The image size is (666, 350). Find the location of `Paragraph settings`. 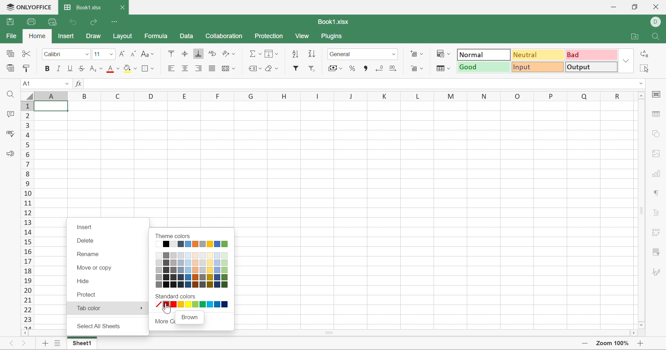

Paragraph settings is located at coordinates (655, 193).